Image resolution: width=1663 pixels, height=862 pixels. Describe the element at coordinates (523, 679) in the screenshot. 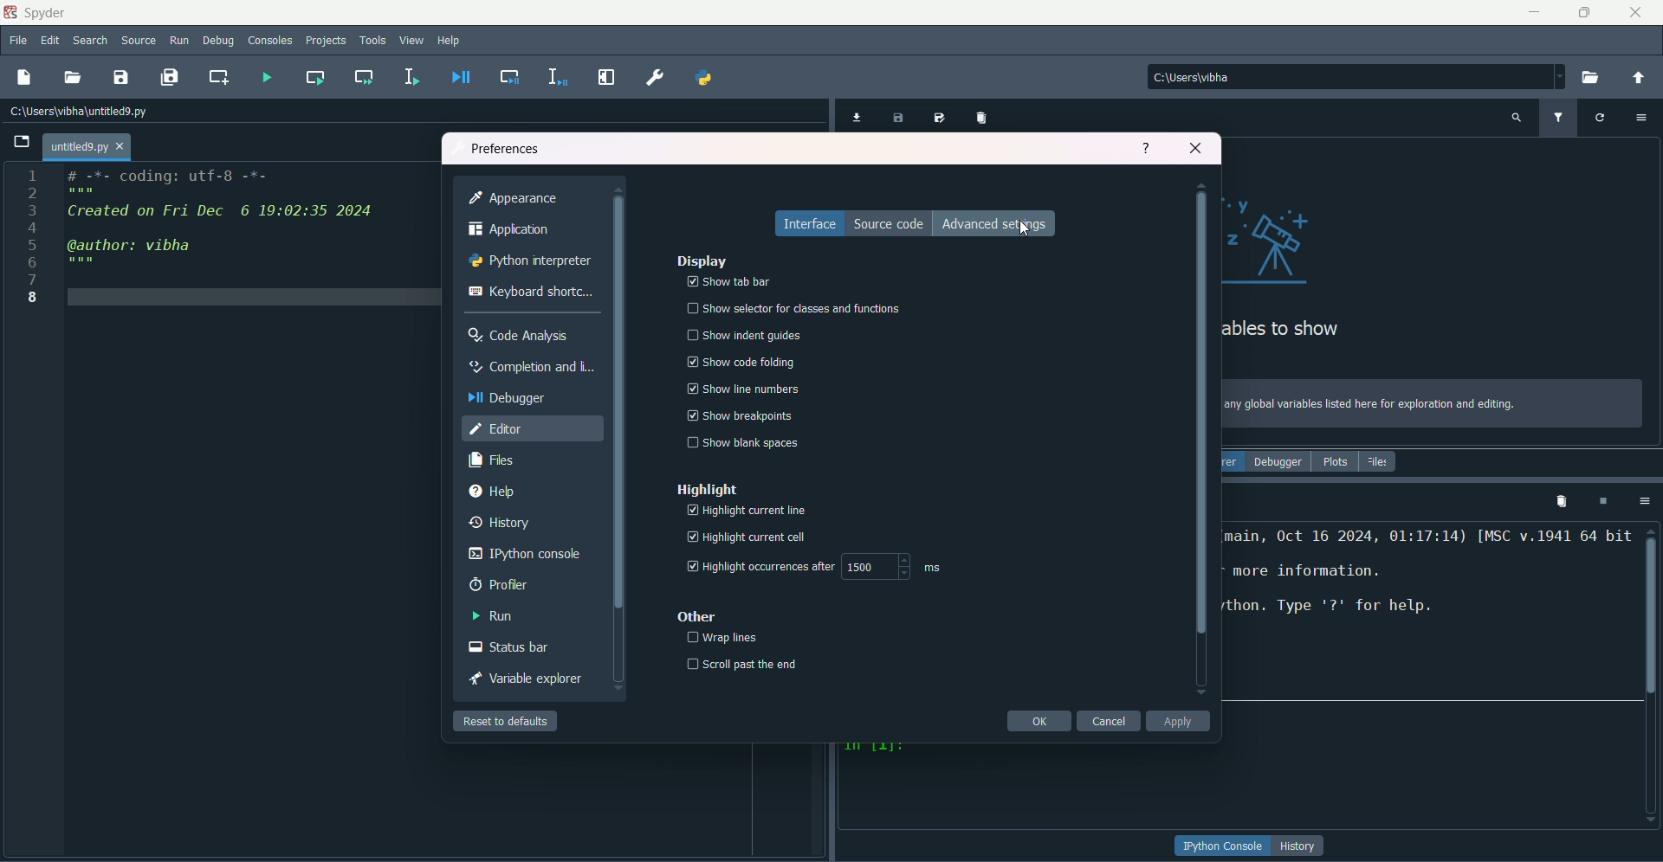

I see `variable explorer` at that location.